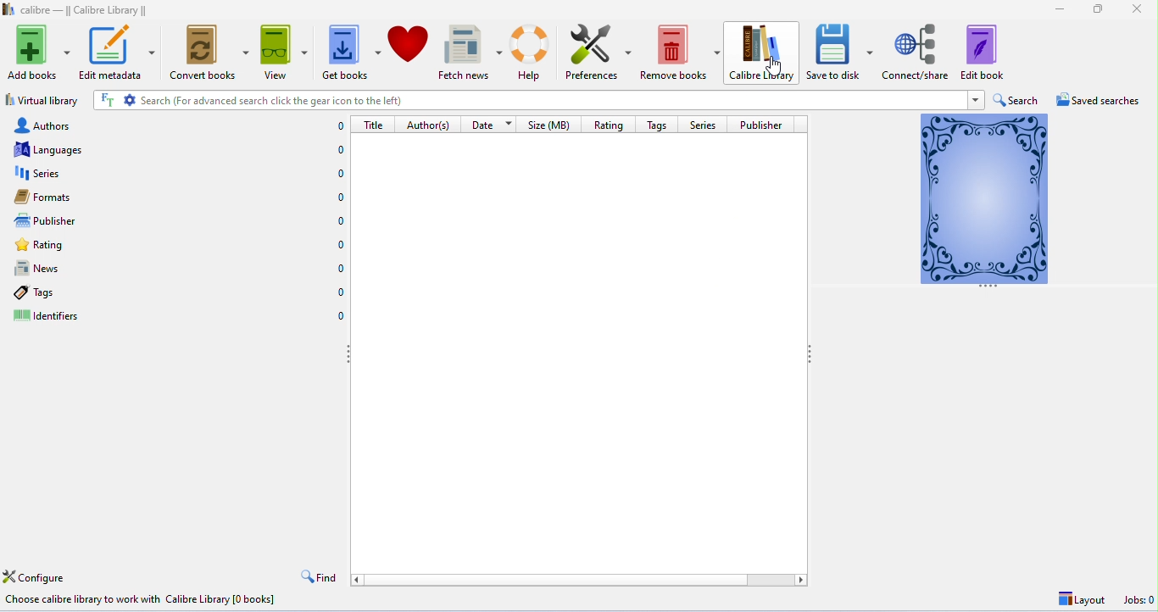 The image size is (1158, 612). What do you see at coordinates (977, 99) in the screenshot?
I see `drop down` at bounding box center [977, 99].